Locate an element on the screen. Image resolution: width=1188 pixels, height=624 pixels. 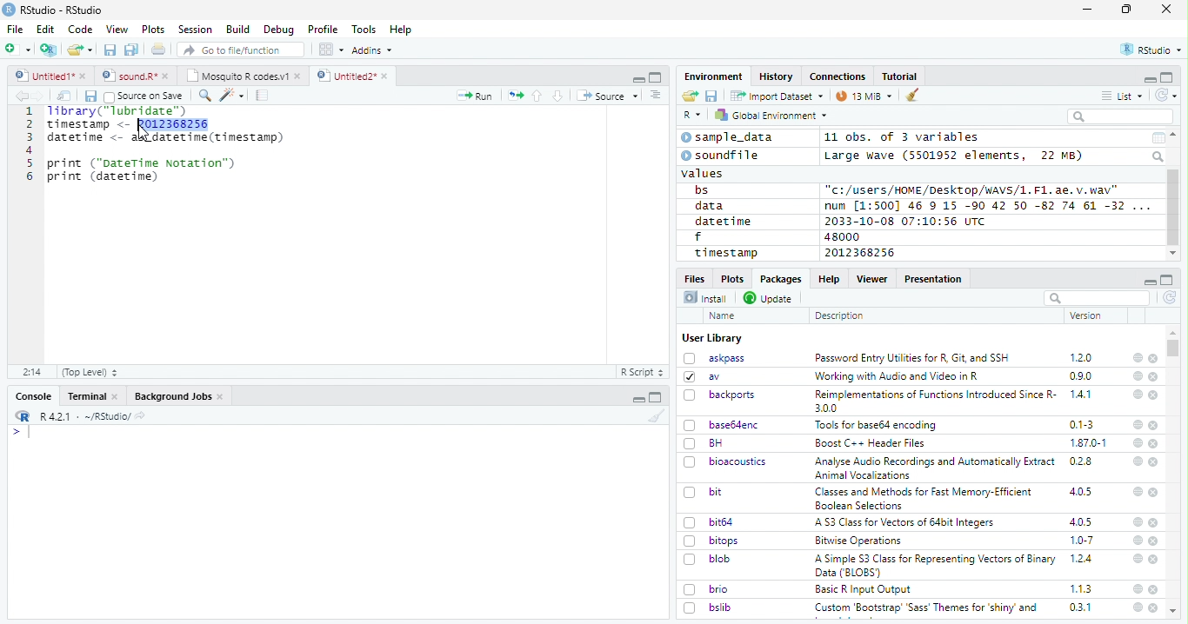
(Top Level) is located at coordinates (89, 372).